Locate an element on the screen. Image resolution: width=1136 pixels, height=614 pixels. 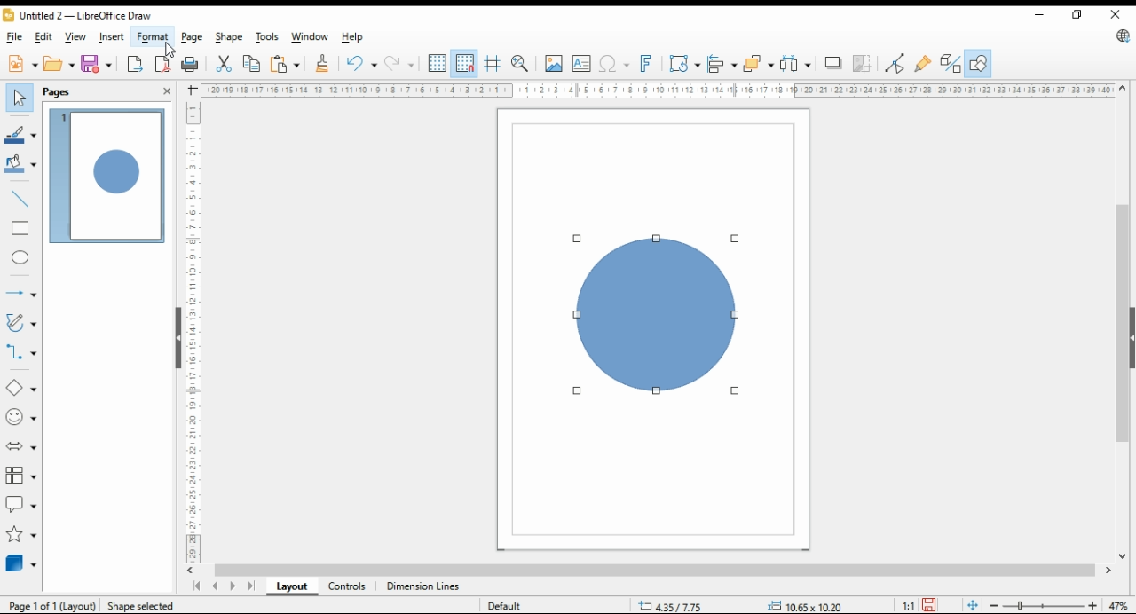
export is located at coordinates (135, 64).